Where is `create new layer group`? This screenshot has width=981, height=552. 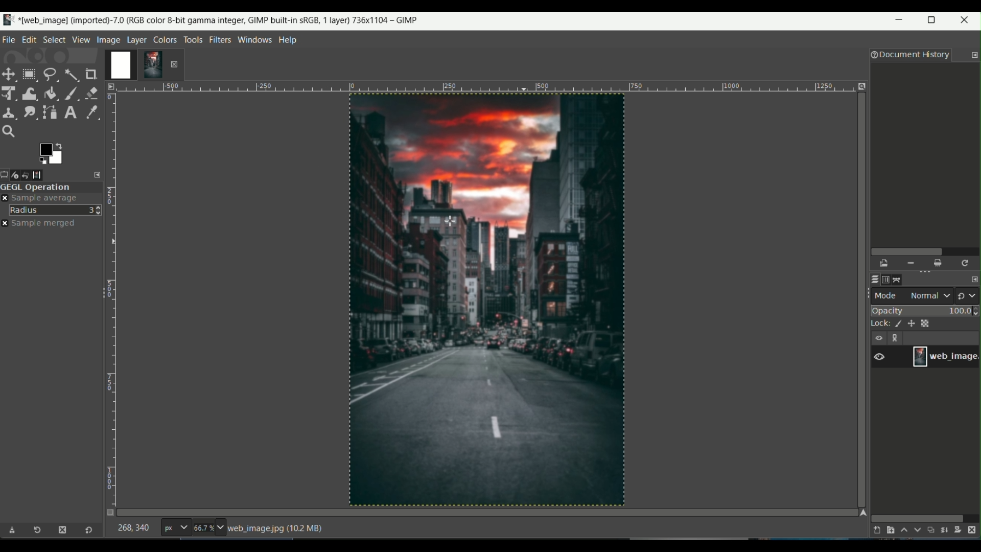
create new layer group is located at coordinates (890, 530).